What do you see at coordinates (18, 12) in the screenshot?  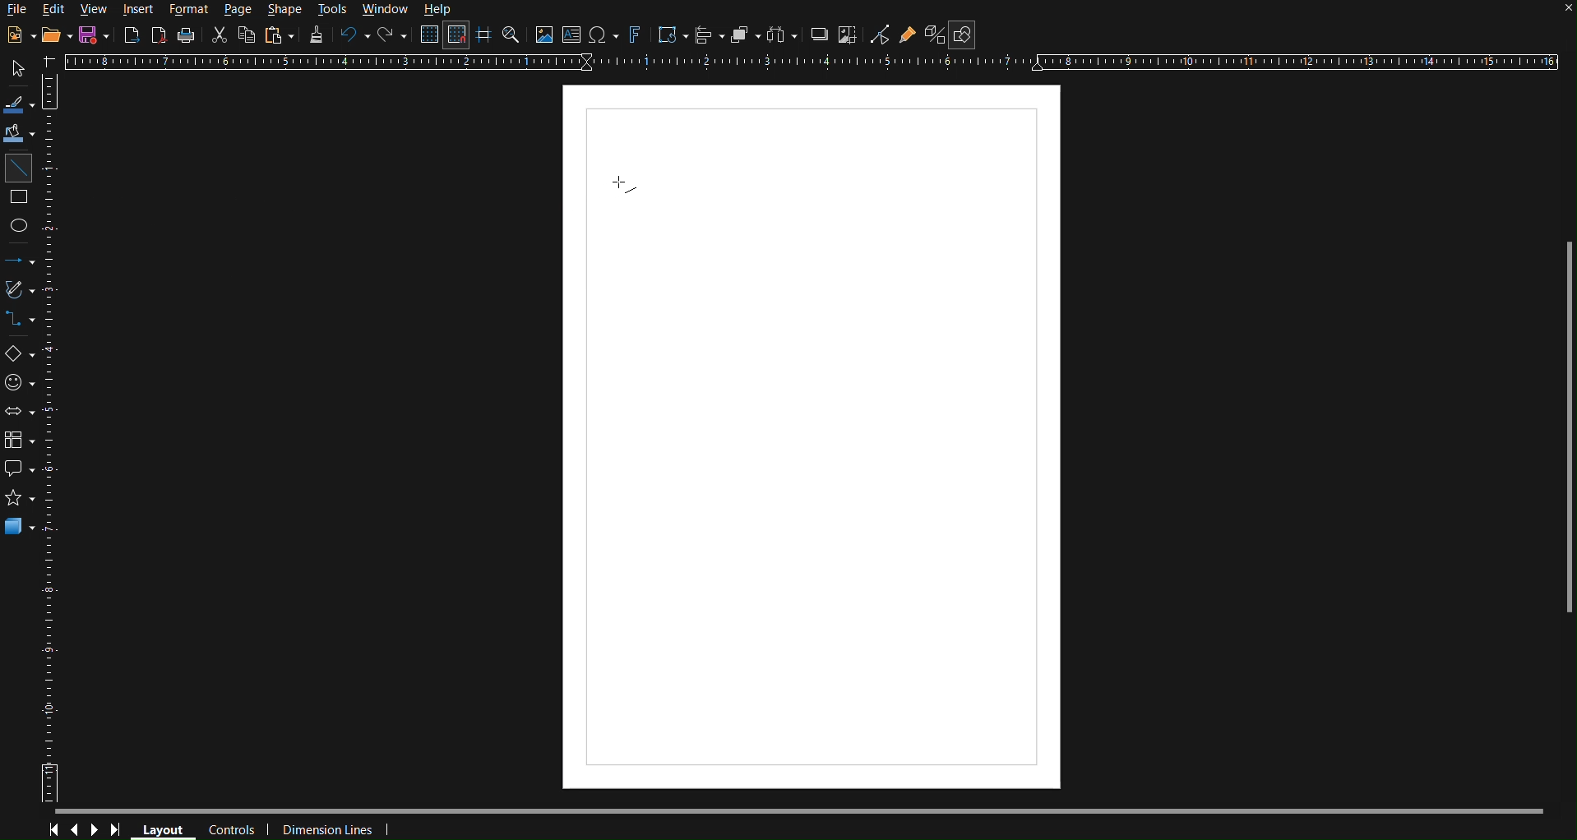 I see `File` at bounding box center [18, 12].